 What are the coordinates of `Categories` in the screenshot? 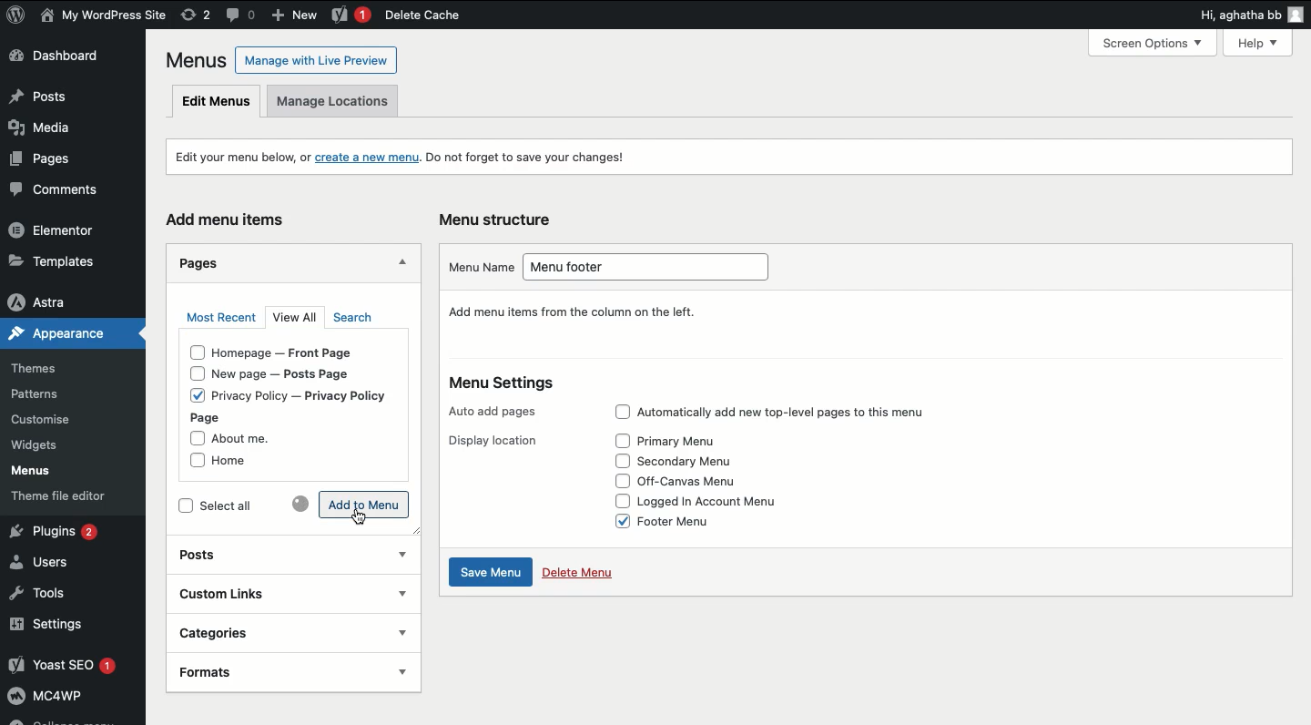 It's located at (265, 631).